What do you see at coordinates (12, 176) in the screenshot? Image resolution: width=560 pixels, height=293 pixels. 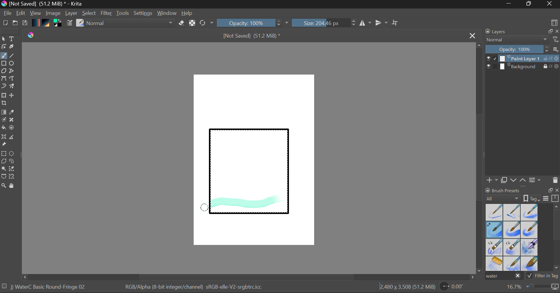 I see `Magnetic Selection Tool` at bounding box center [12, 176].